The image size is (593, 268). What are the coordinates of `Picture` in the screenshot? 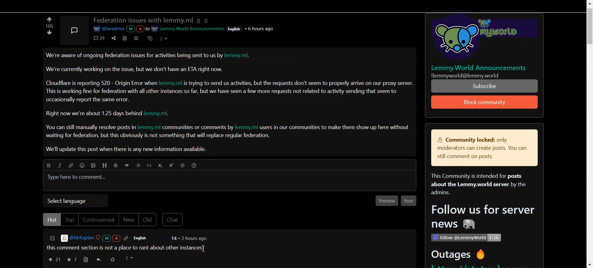 It's located at (74, 29).